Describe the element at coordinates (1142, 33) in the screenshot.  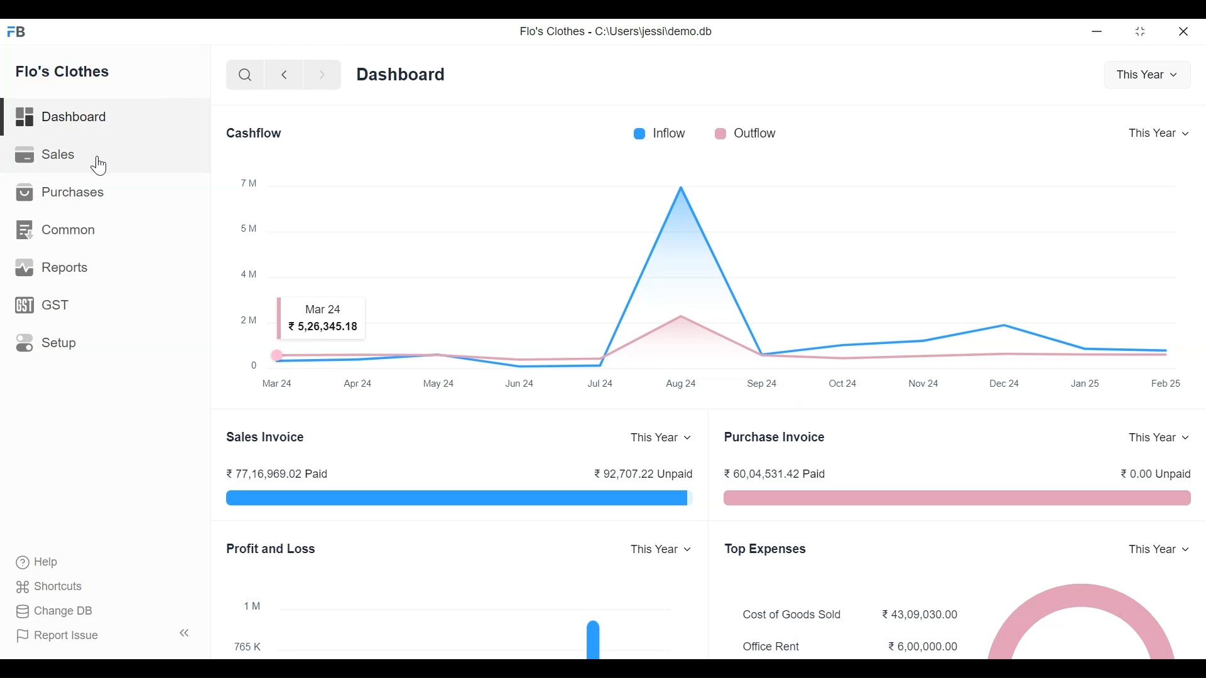
I see `Restore` at that location.